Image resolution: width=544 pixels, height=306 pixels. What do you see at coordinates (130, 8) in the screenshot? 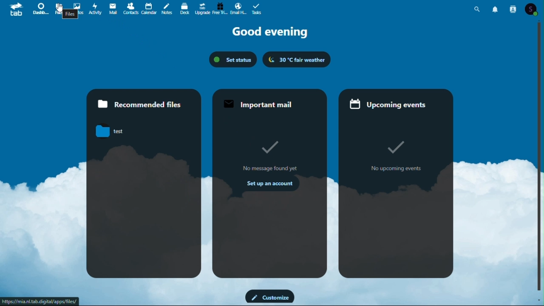
I see `Contacts` at bounding box center [130, 8].